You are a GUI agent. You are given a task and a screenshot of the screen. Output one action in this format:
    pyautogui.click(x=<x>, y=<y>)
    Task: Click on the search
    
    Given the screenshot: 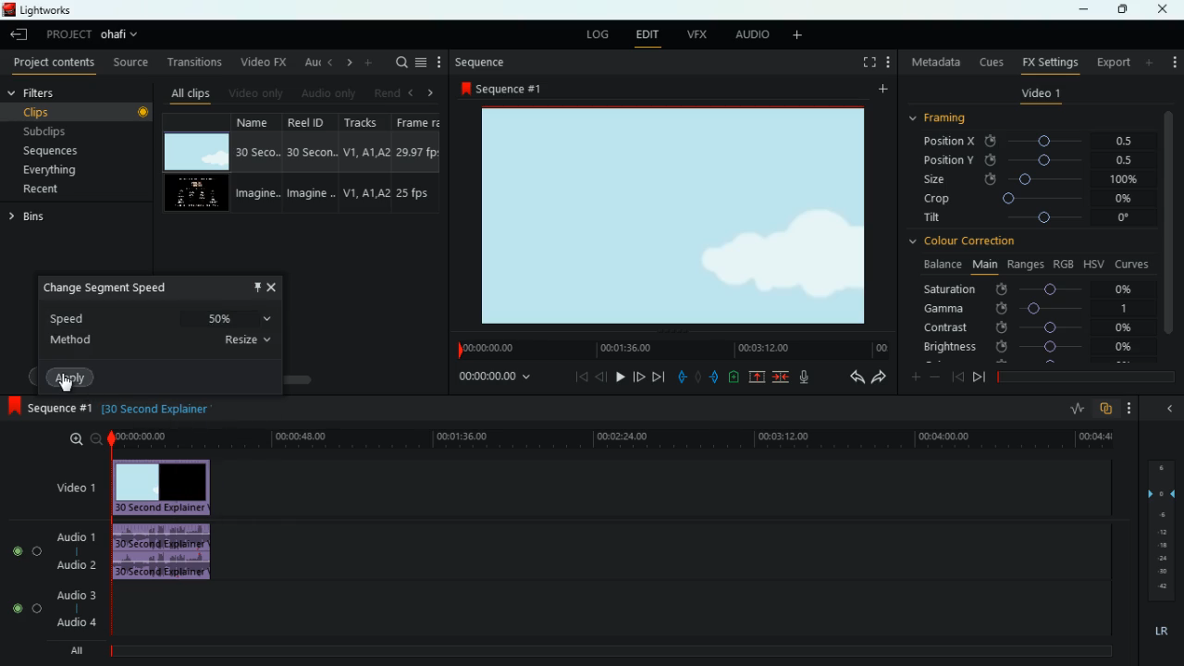 What is the action you would take?
    pyautogui.click(x=398, y=63)
    